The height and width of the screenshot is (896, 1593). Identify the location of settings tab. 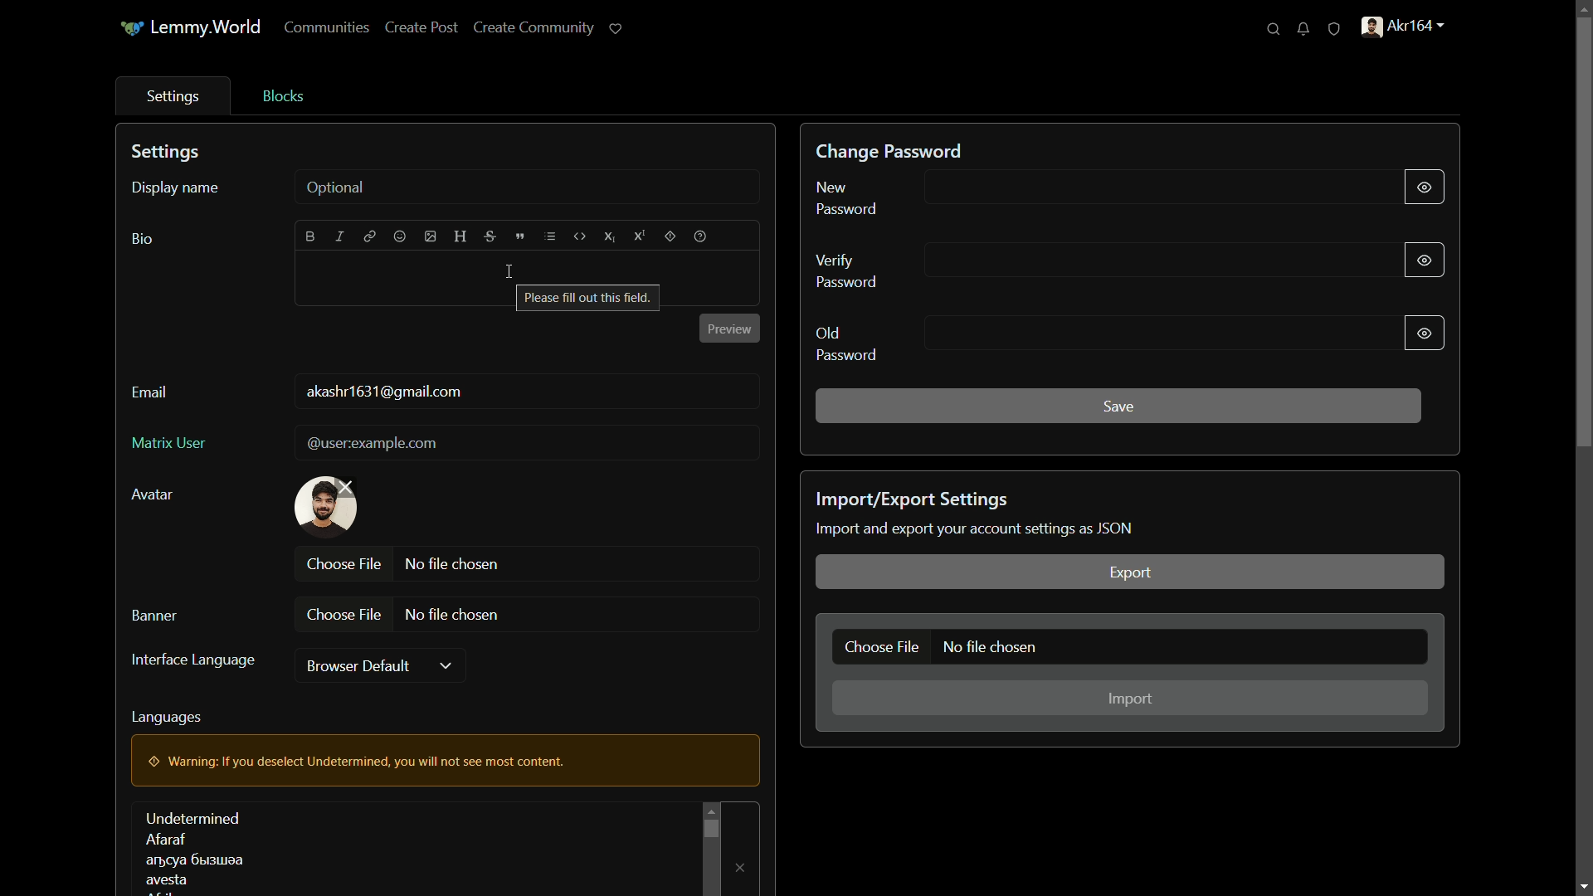
(176, 98).